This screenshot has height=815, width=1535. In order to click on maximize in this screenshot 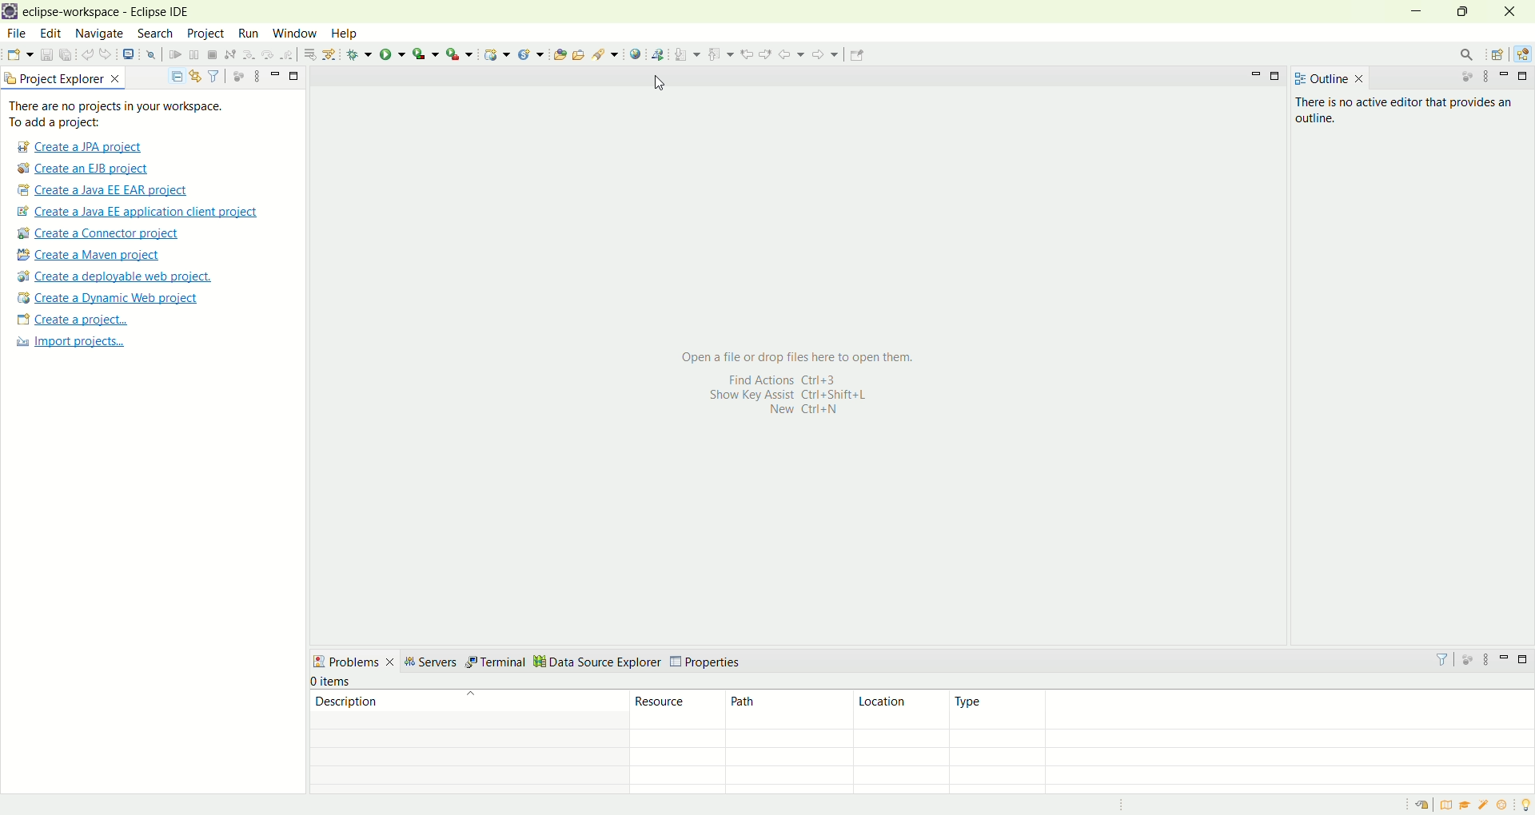, I will do `click(1277, 78)`.